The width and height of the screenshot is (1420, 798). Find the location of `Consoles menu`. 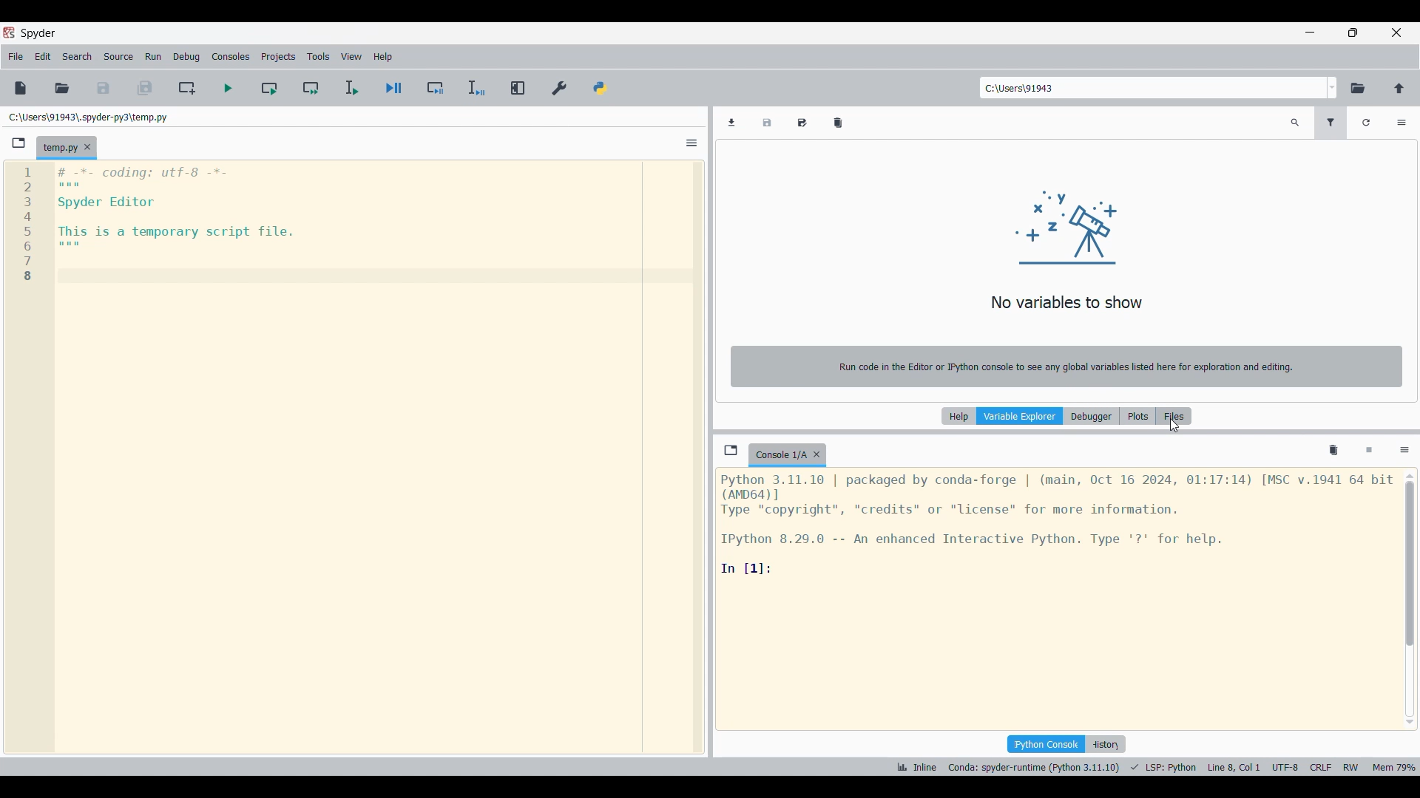

Consoles menu is located at coordinates (230, 57).